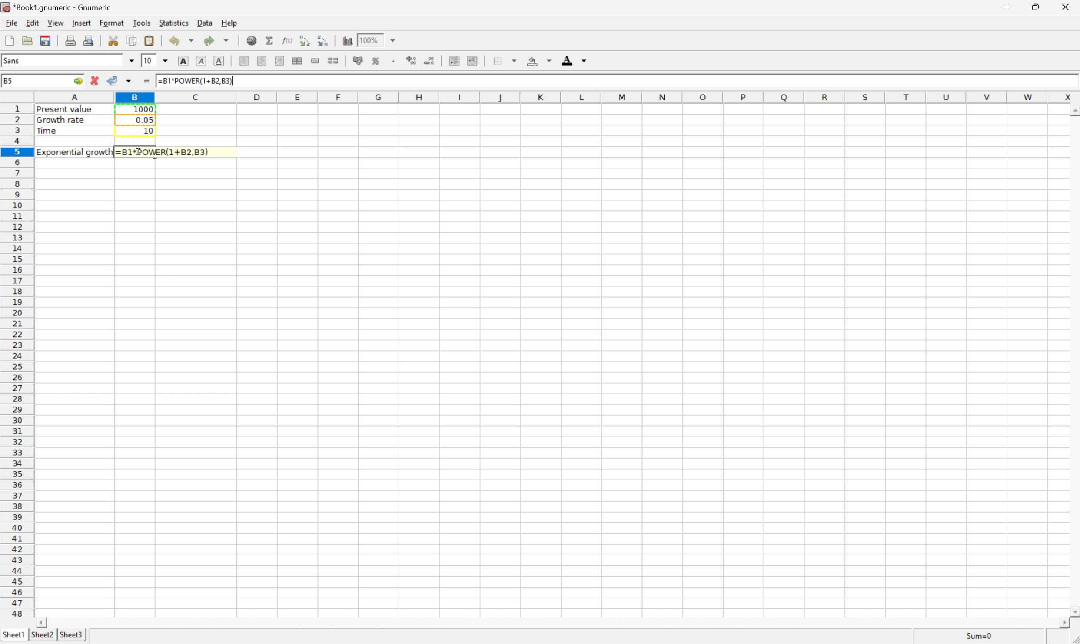 The height and width of the screenshot is (644, 1080). What do you see at coordinates (33, 22) in the screenshot?
I see `Edit` at bounding box center [33, 22].